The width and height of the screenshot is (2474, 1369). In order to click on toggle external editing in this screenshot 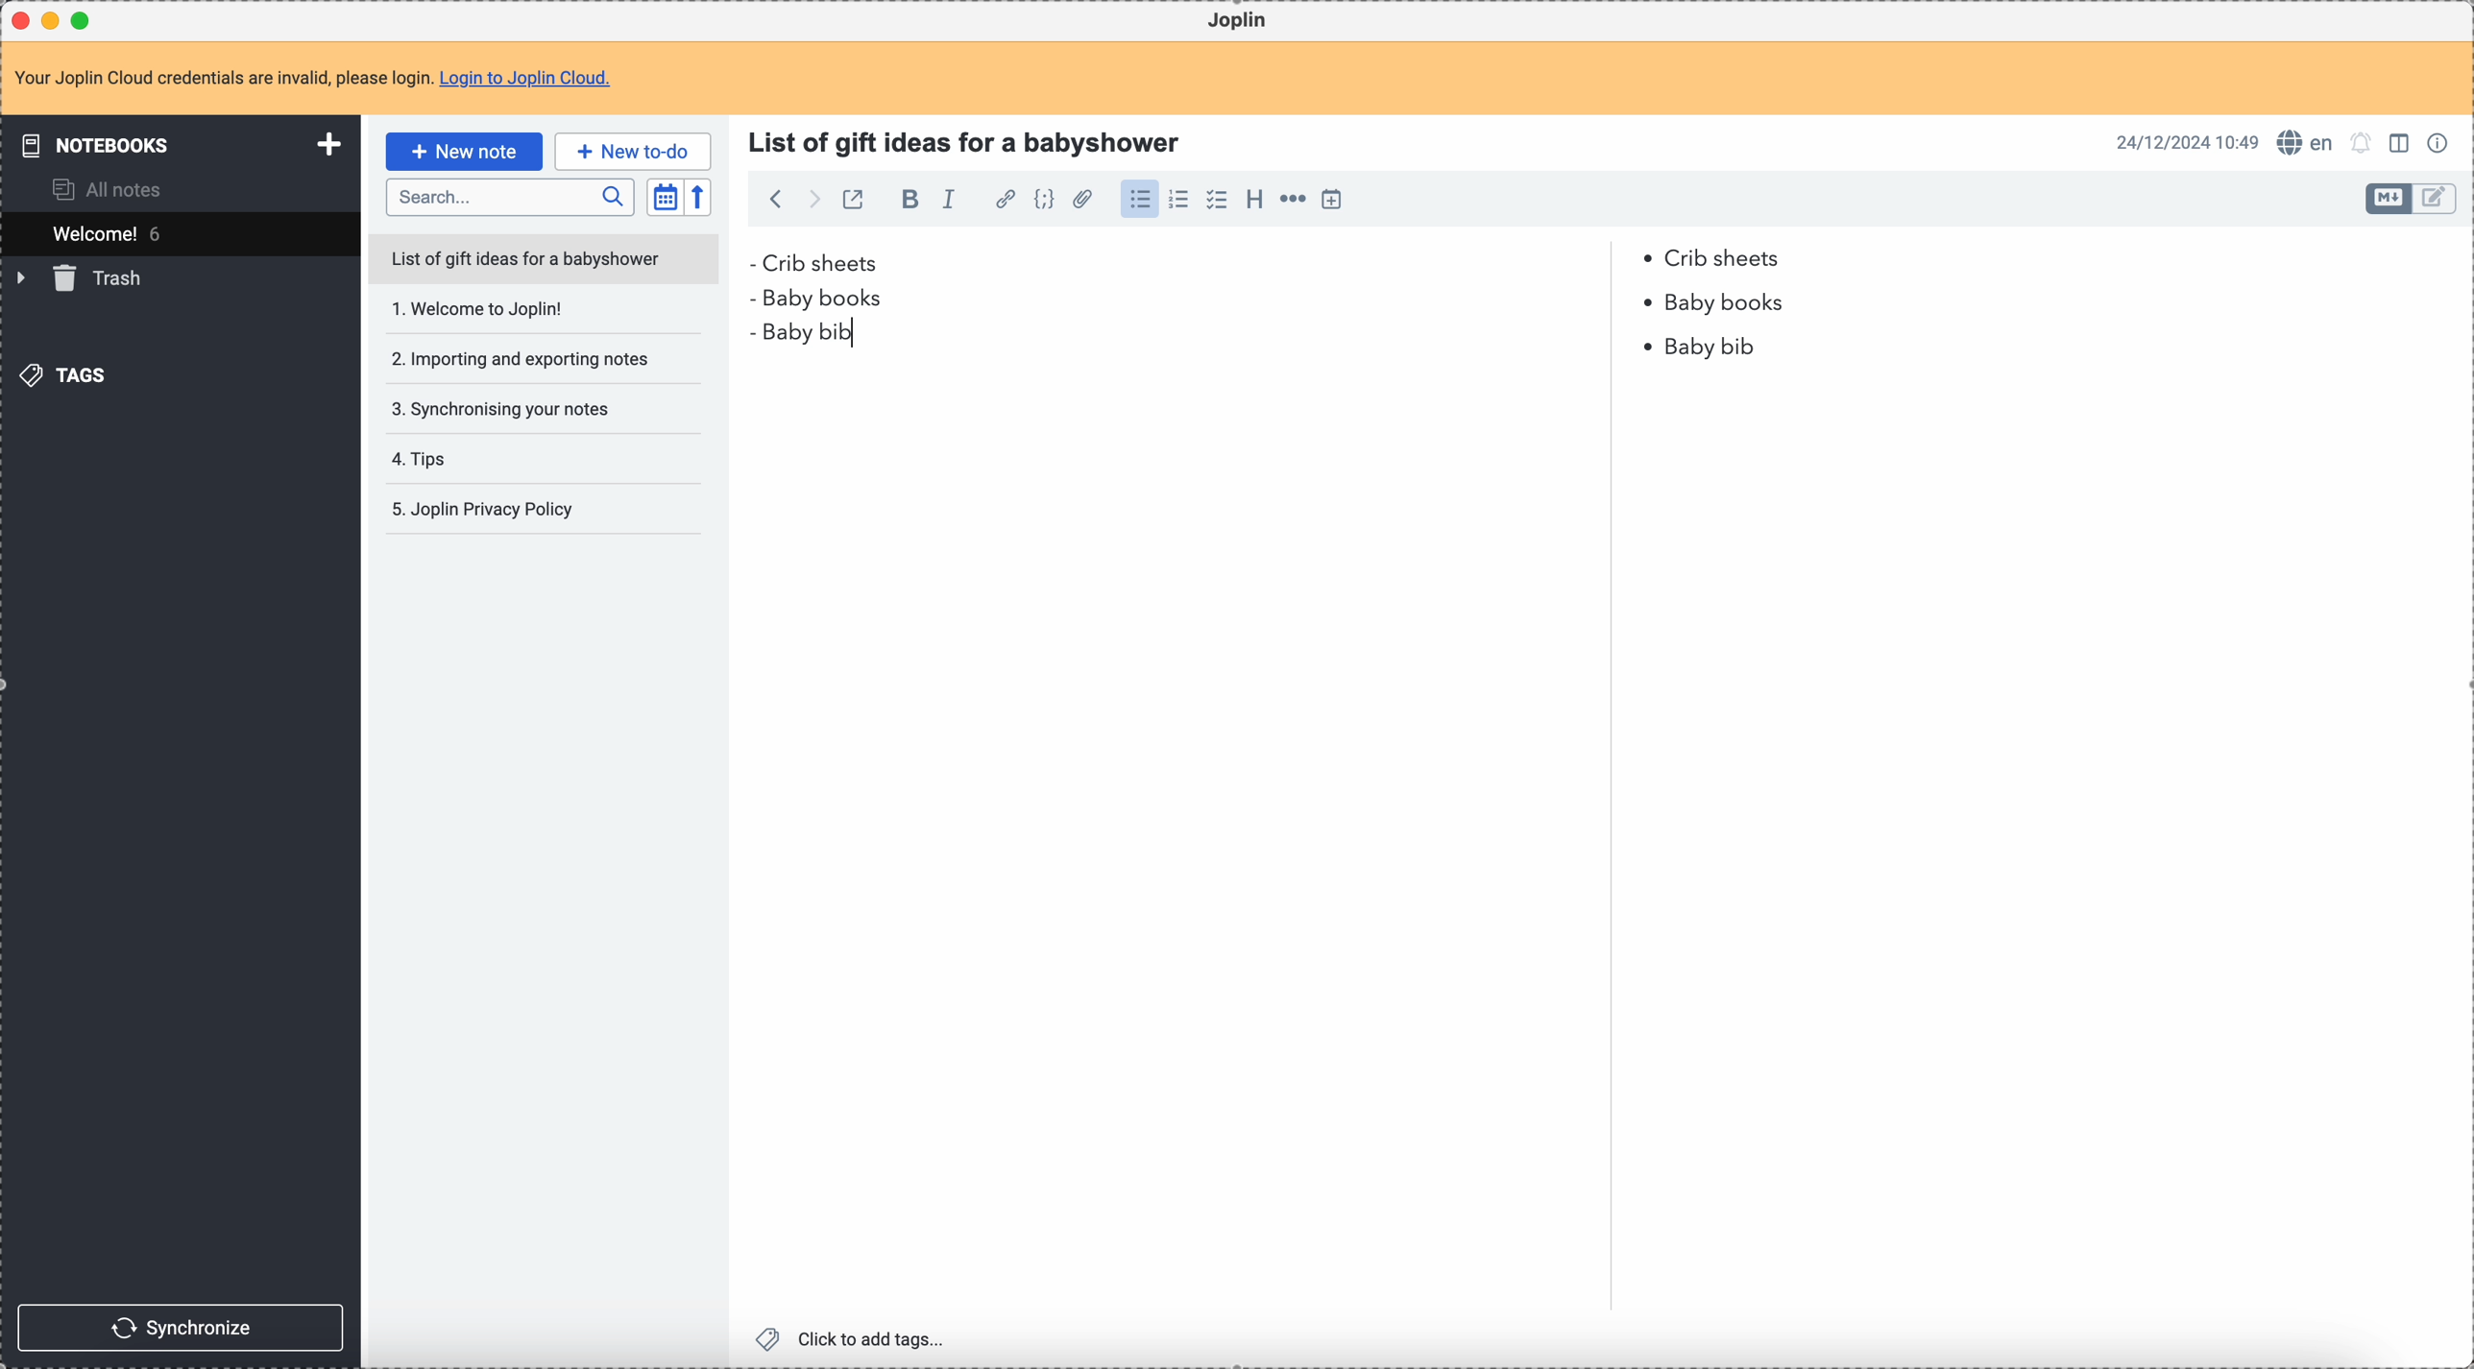, I will do `click(852, 199)`.